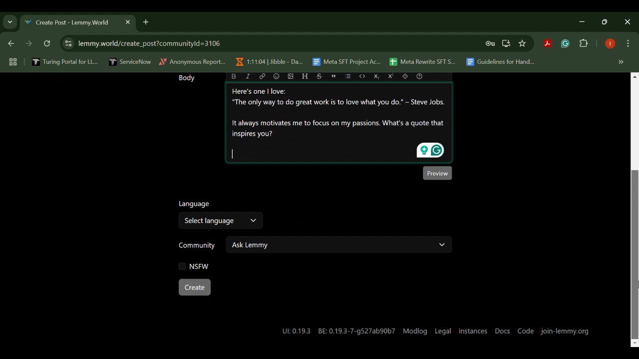 This screenshot has height=359, width=639. Describe the element at coordinates (506, 43) in the screenshot. I see `Install Desktop Application` at that location.